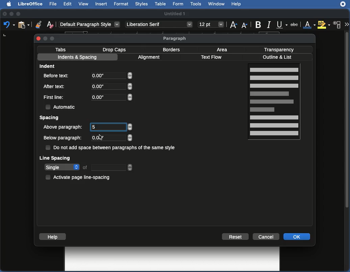 The image size is (350, 272). What do you see at coordinates (63, 138) in the screenshot?
I see `Below paragraph ` at bounding box center [63, 138].